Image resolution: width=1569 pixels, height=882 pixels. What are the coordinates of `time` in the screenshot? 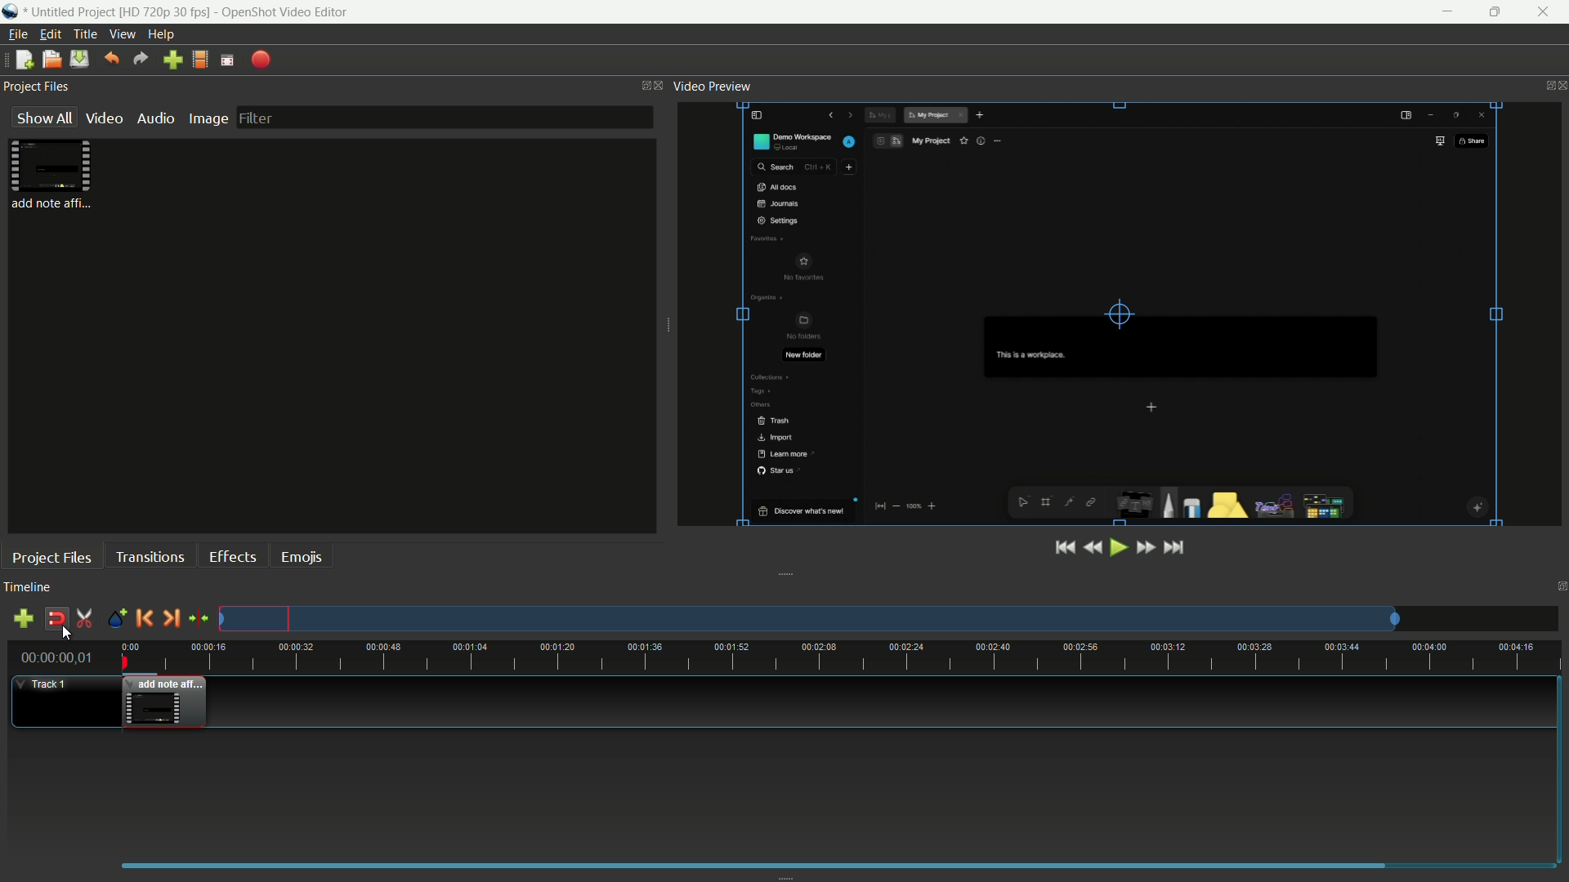 It's located at (840, 657).